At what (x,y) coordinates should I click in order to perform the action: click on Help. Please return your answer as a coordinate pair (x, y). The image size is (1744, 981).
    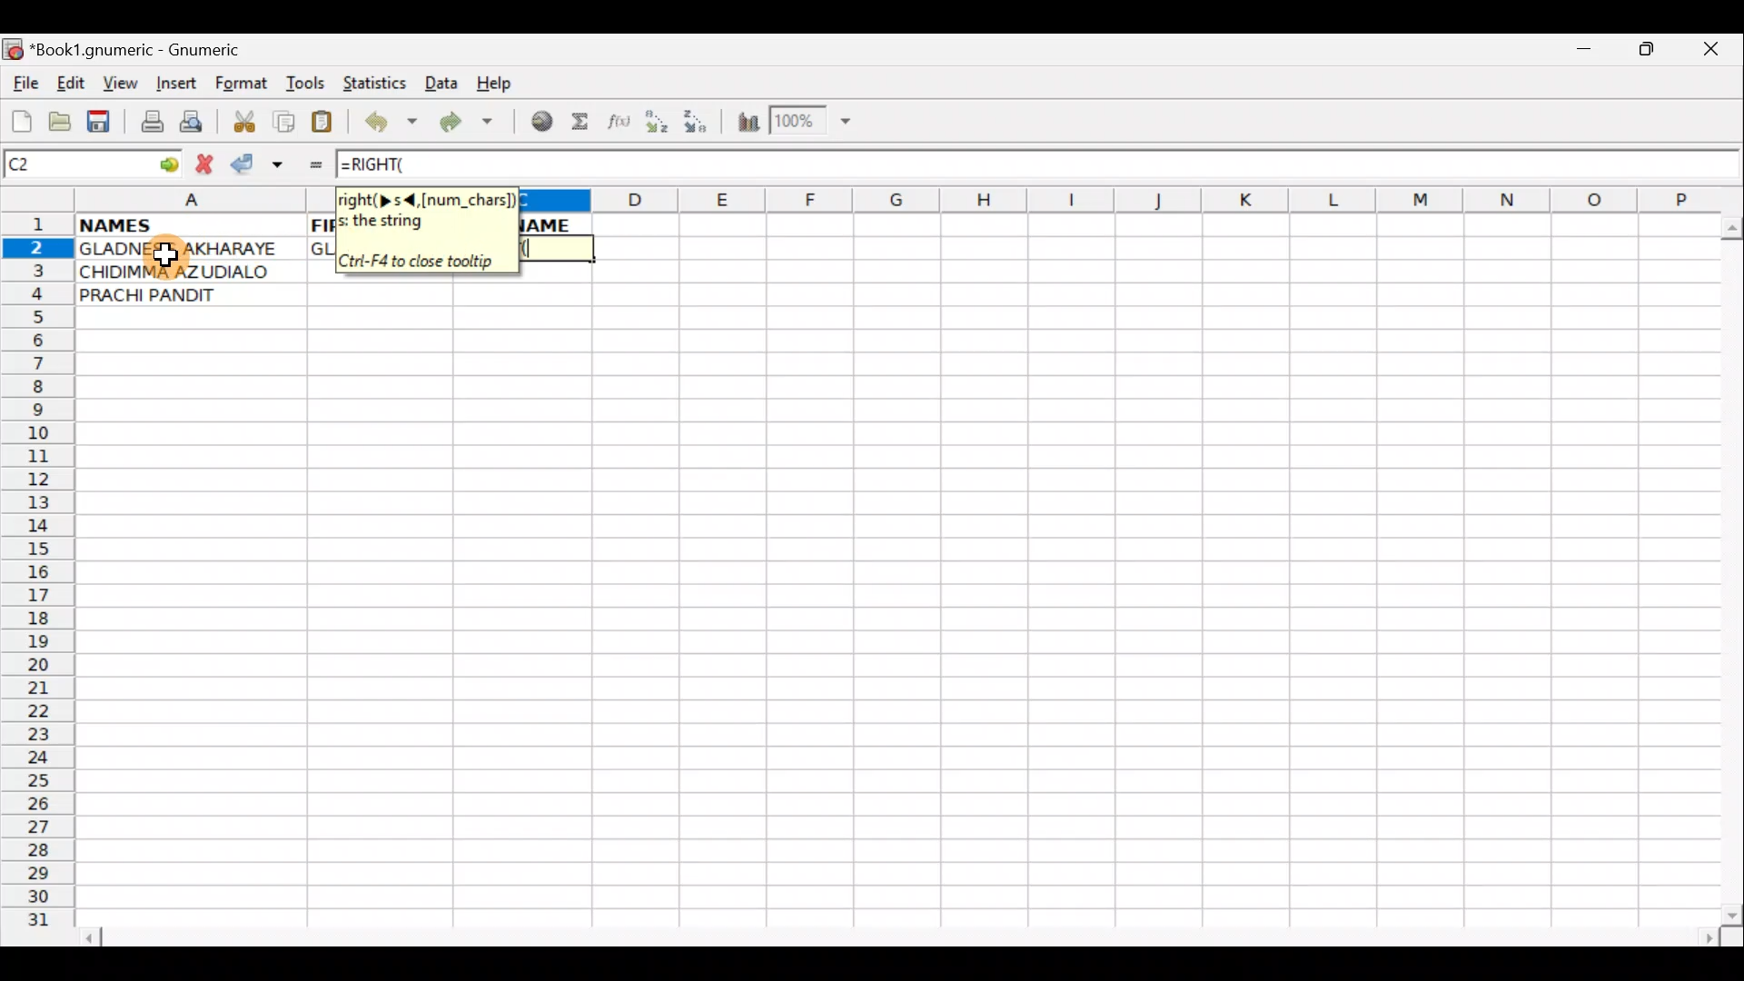
    Looking at the image, I should click on (495, 84).